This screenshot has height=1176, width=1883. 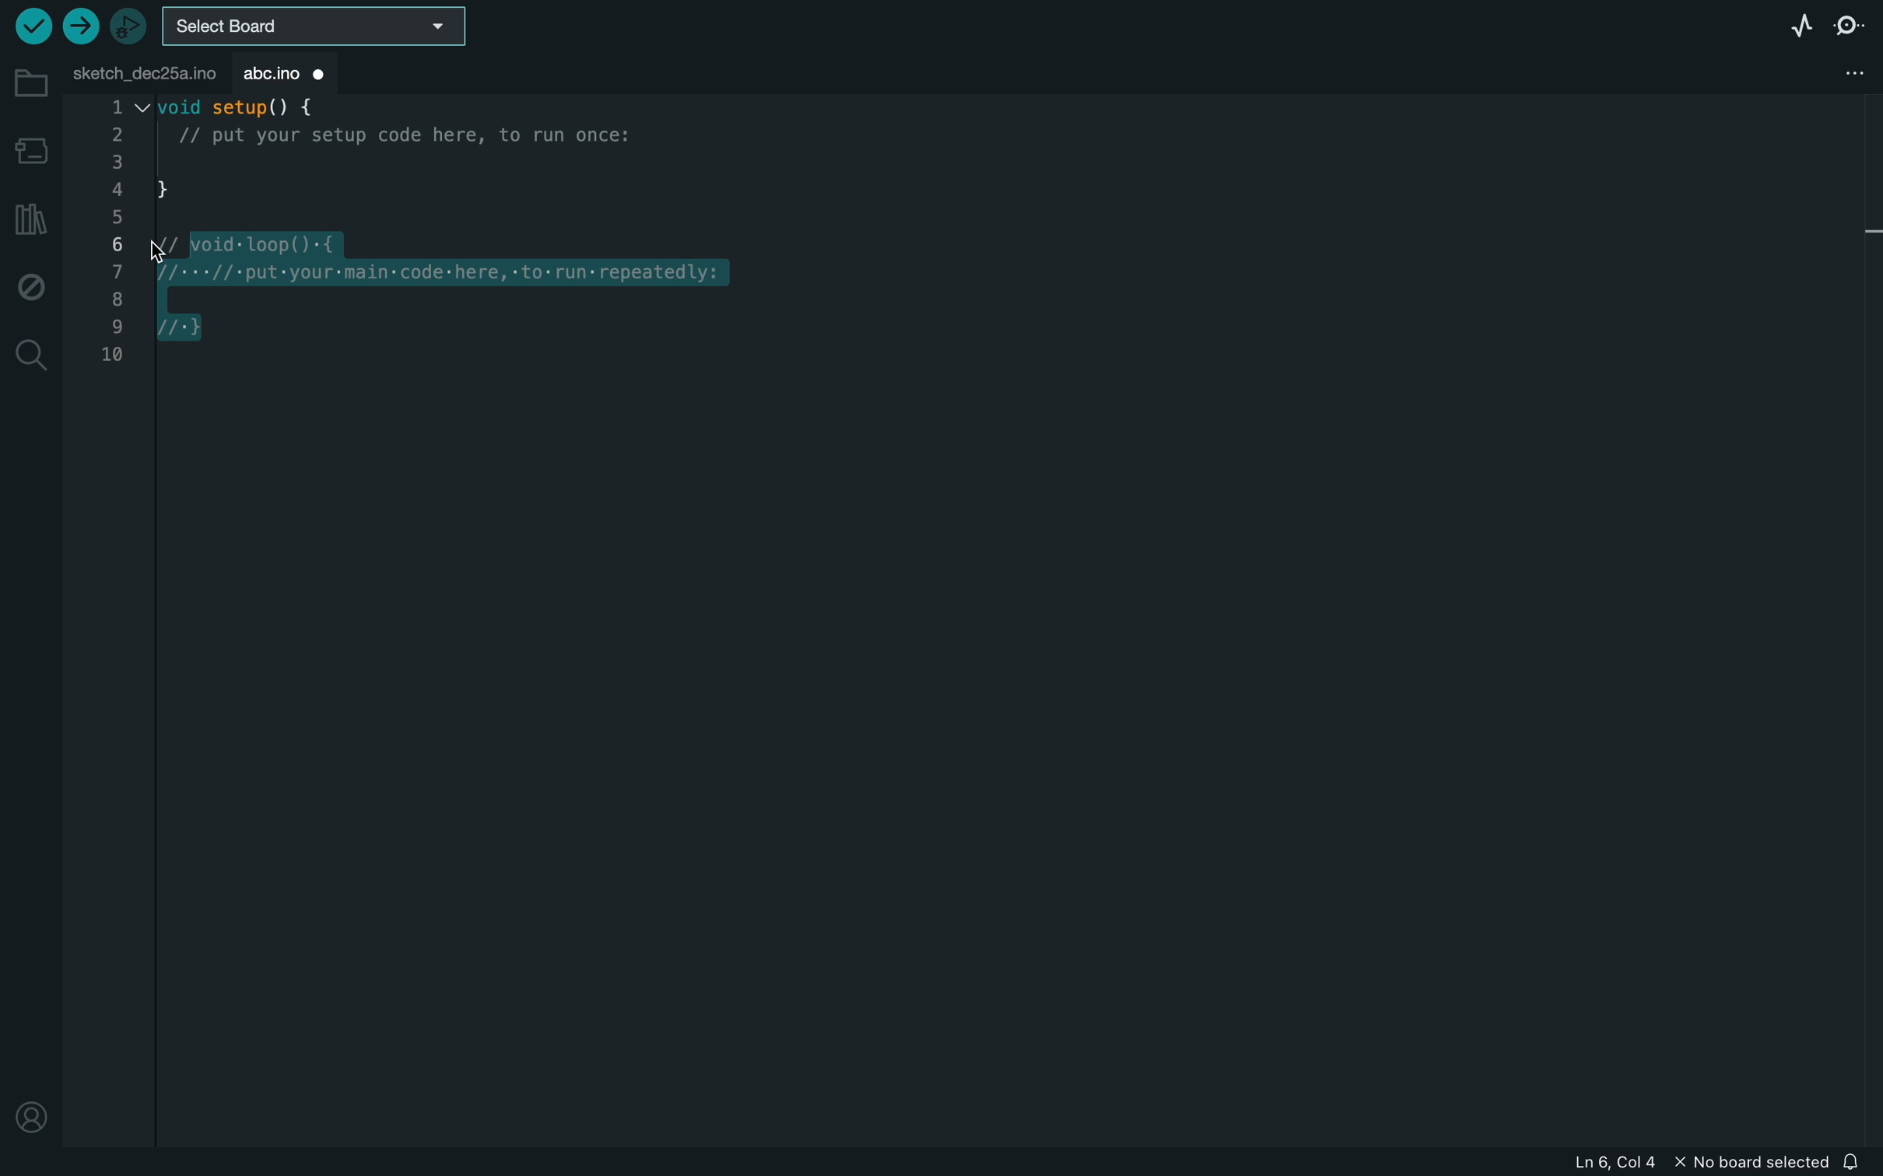 I want to click on file  information, so click(x=1685, y=1163).